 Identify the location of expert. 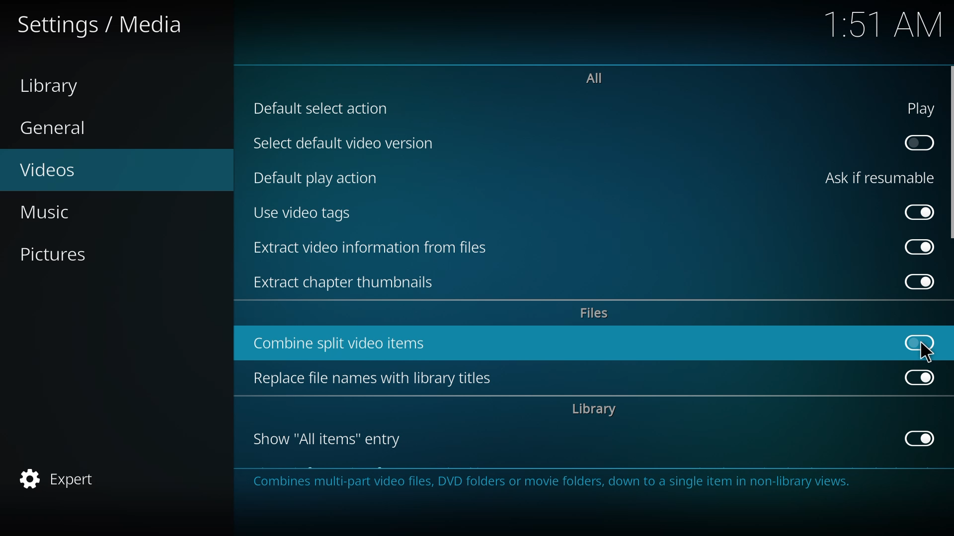
(57, 477).